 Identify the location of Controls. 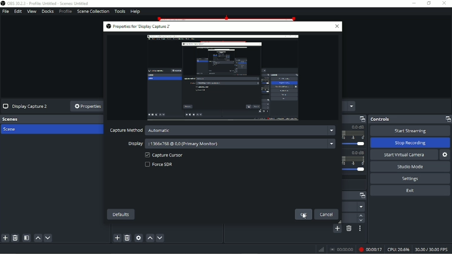
(410, 119).